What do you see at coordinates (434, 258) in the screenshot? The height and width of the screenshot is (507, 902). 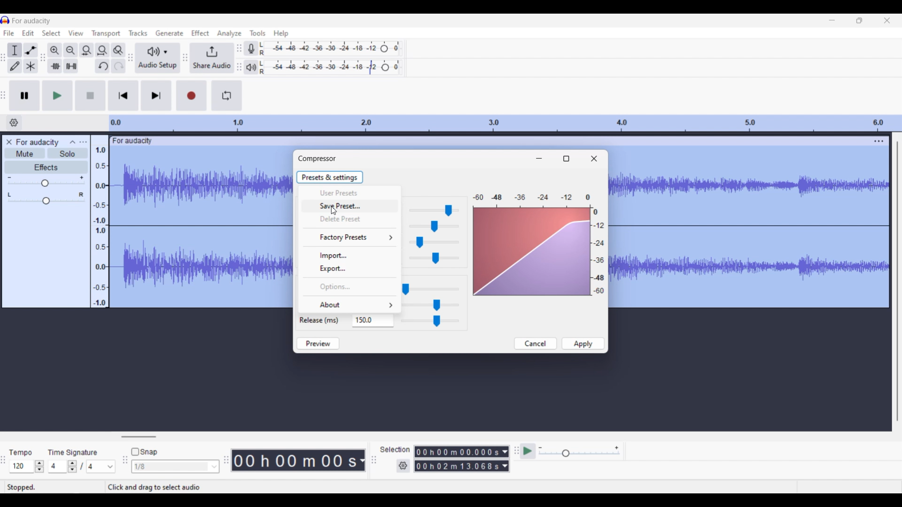 I see `Ratio slider` at bounding box center [434, 258].